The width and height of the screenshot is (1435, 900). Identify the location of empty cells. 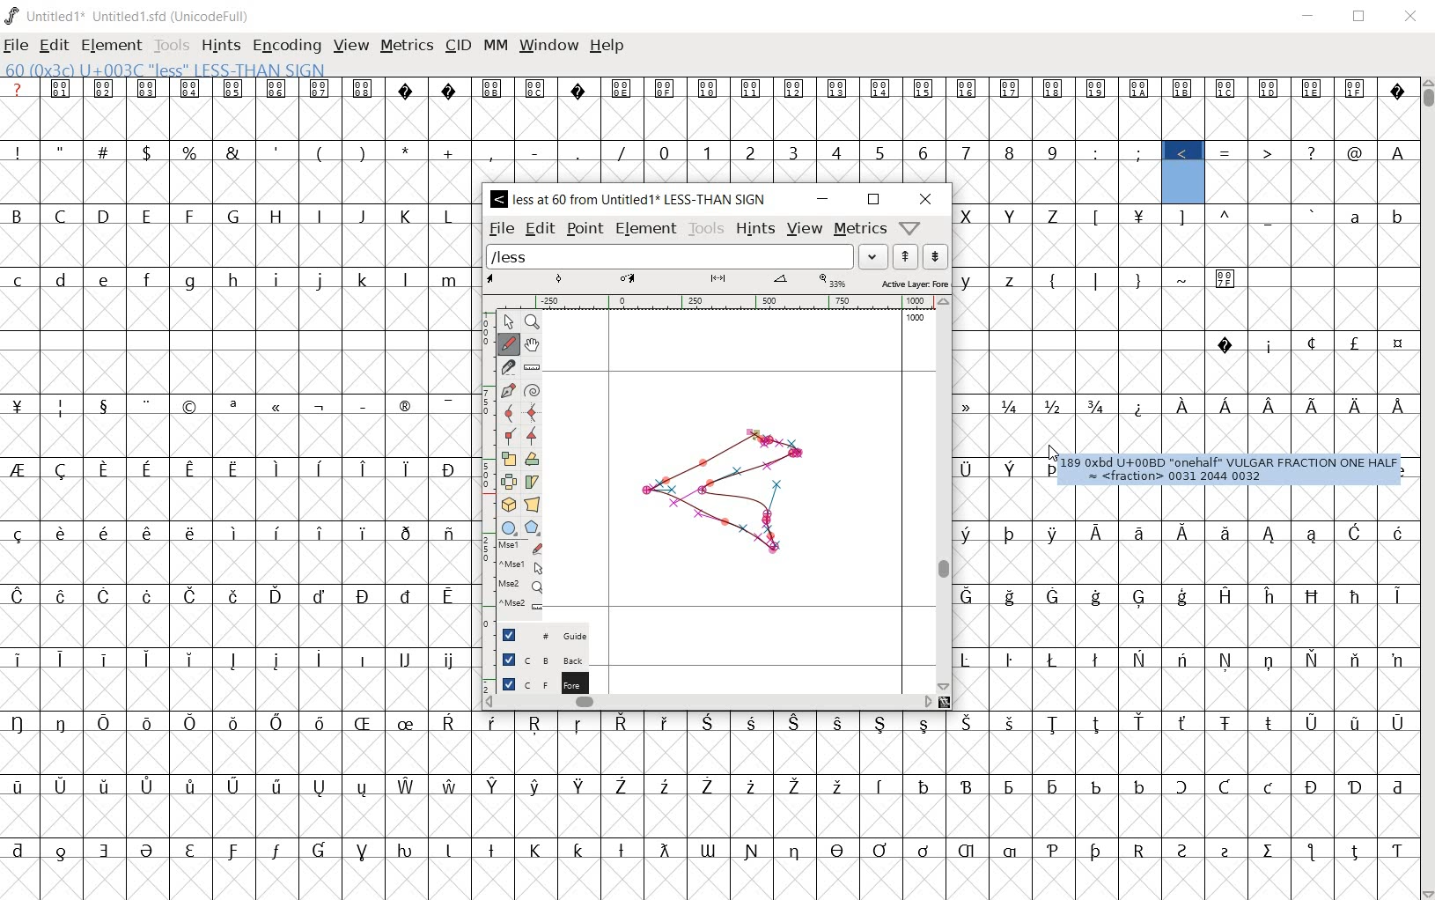
(237, 182).